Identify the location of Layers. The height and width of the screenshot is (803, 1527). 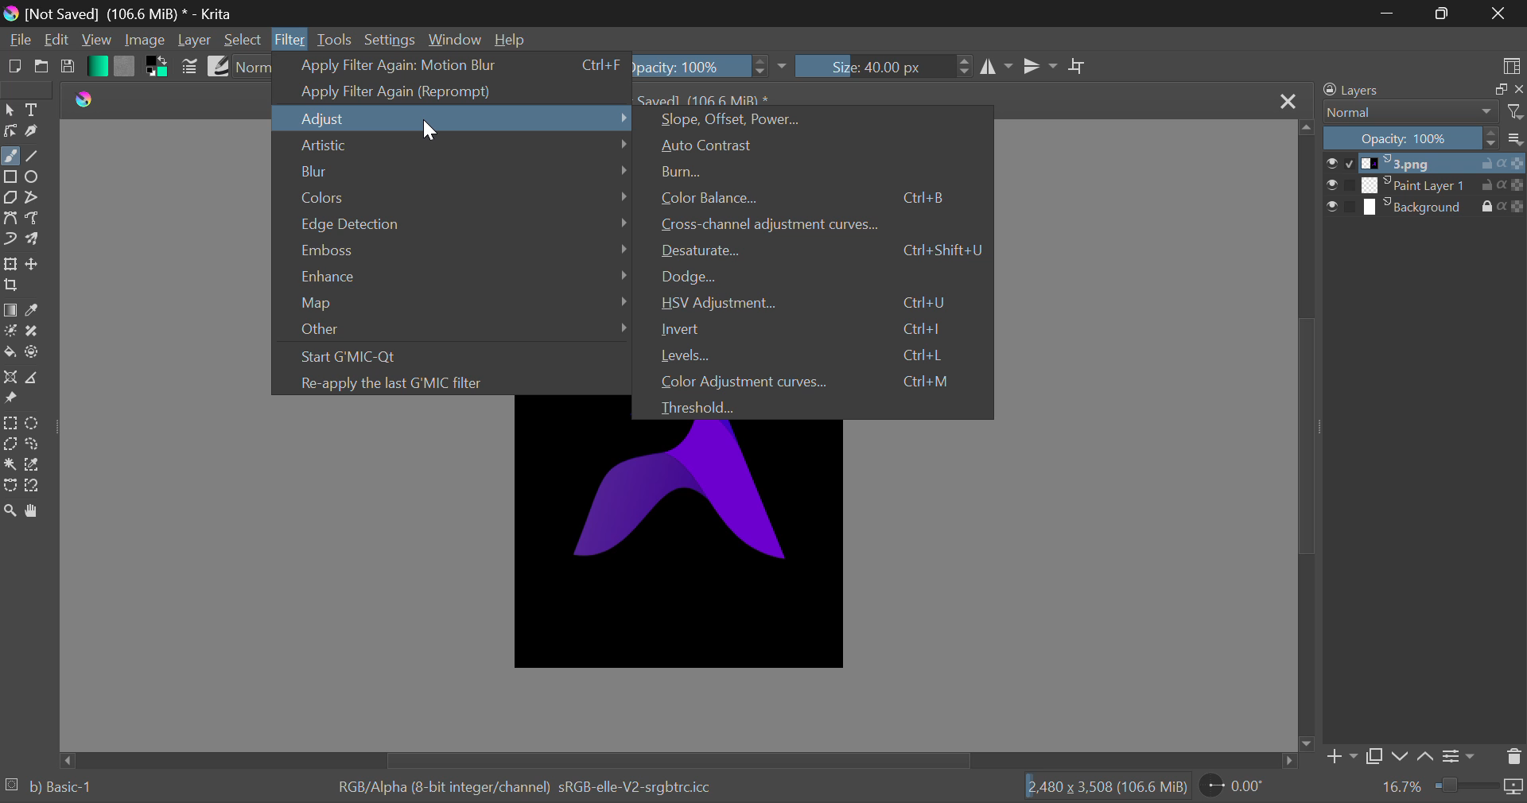
(1385, 90).